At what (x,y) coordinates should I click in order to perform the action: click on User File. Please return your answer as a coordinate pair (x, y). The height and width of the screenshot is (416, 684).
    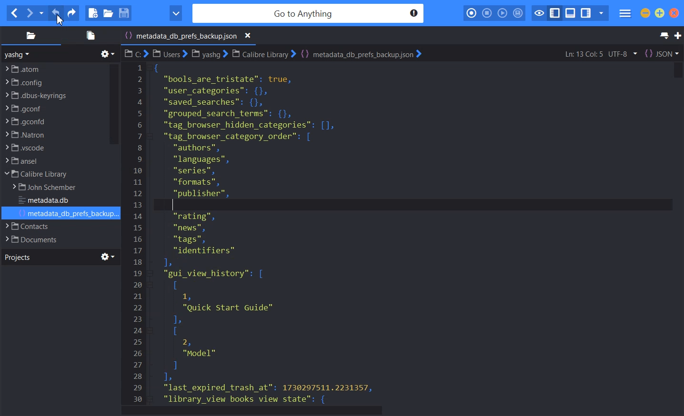
    Looking at the image, I should click on (170, 53).